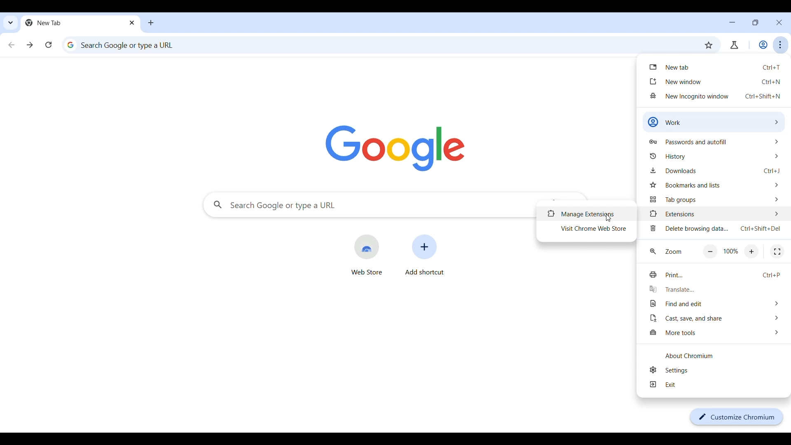 The height and width of the screenshot is (445, 791). What do you see at coordinates (30, 45) in the screenshot?
I see `Go forward` at bounding box center [30, 45].